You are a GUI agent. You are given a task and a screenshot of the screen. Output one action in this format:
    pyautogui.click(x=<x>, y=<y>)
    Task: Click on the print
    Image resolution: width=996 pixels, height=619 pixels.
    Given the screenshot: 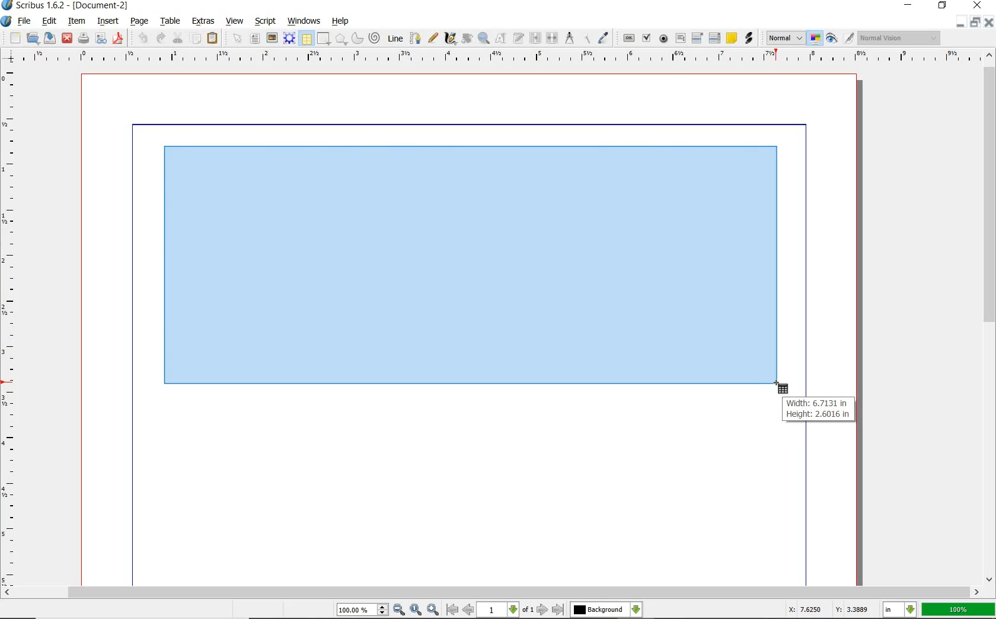 What is the action you would take?
    pyautogui.click(x=83, y=38)
    